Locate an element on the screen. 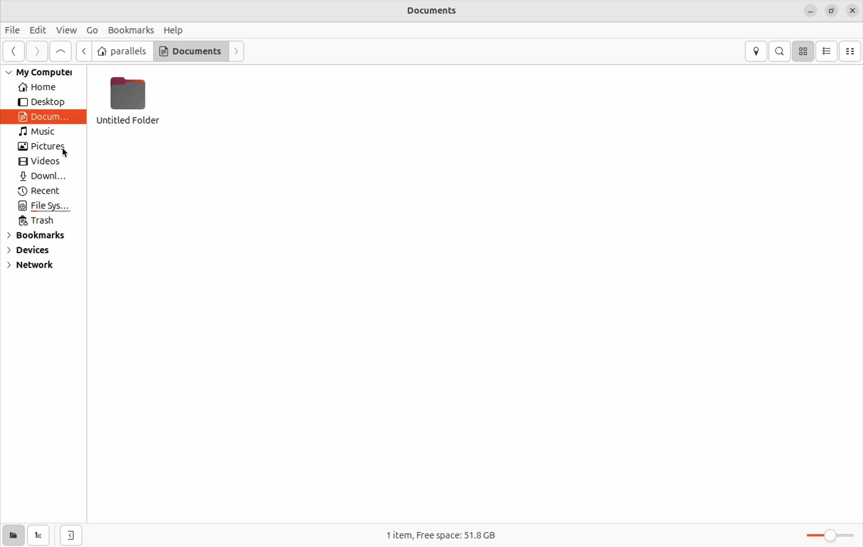 The width and height of the screenshot is (863, 547). search is located at coordinates (780, 52).